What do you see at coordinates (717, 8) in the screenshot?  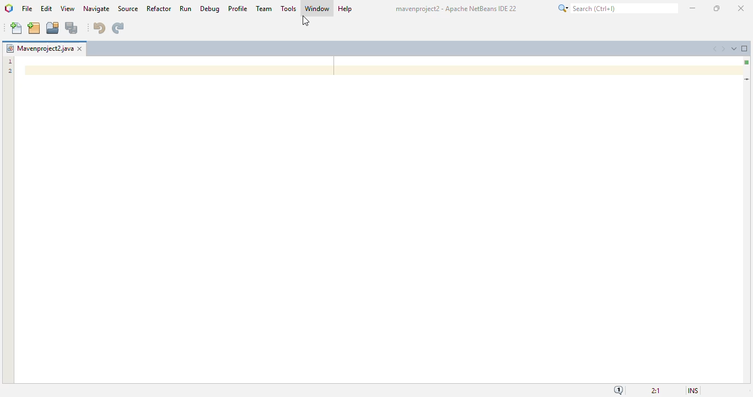 I see `maximize` at bounding box center [717, 8].